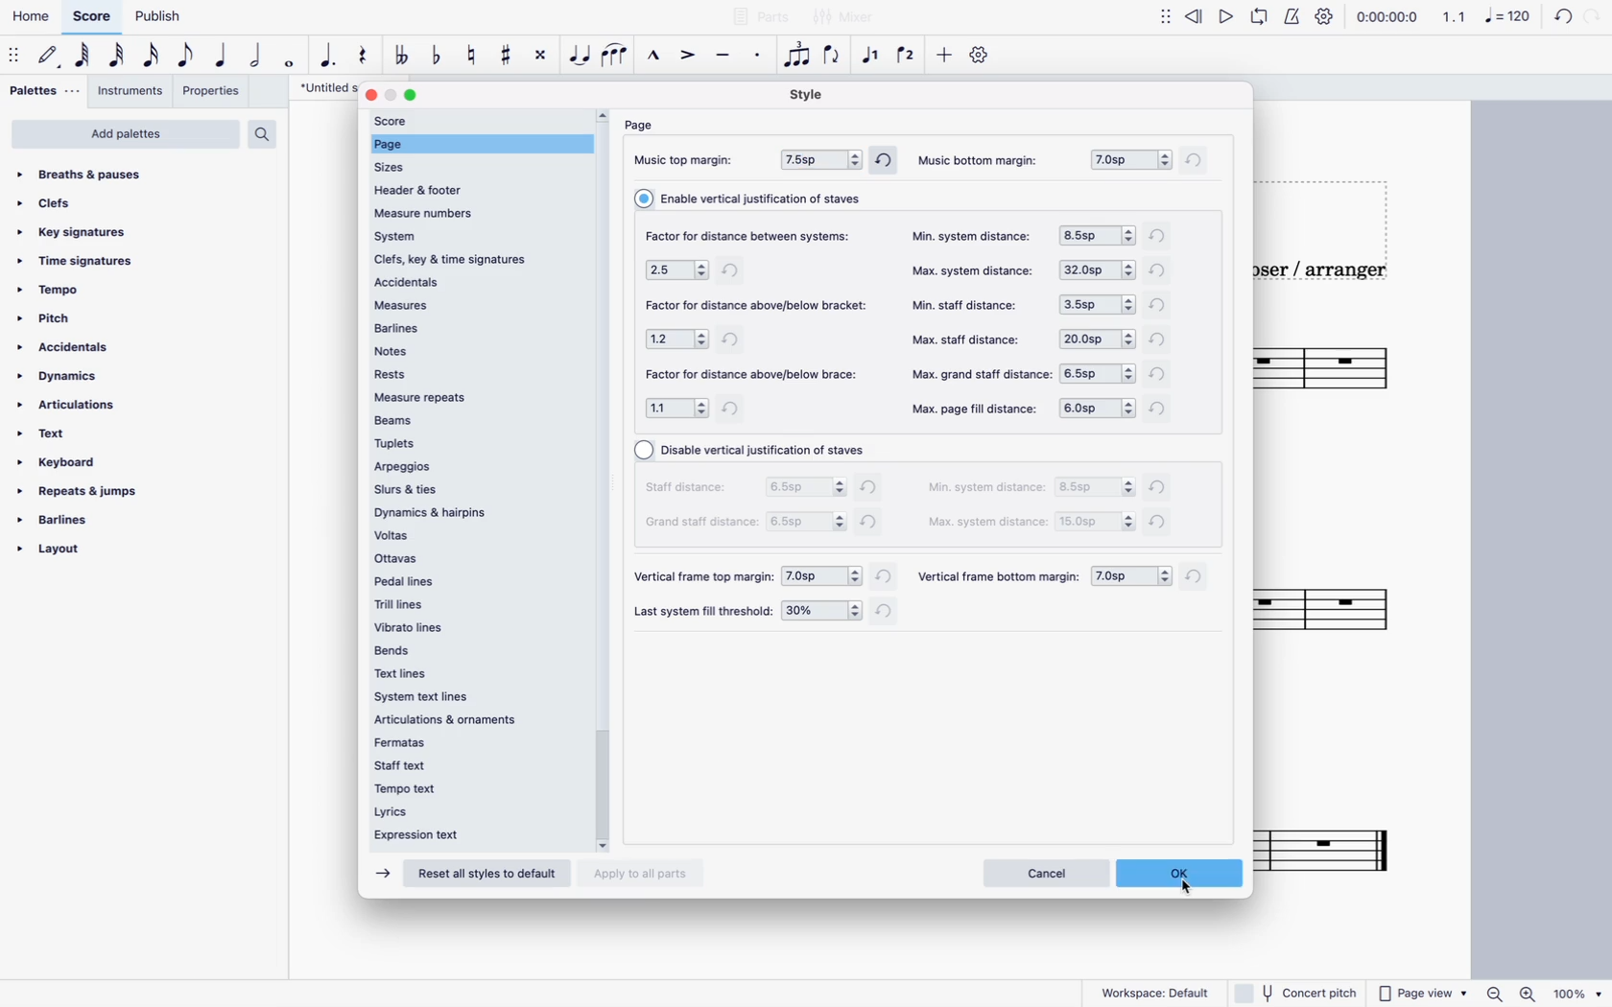 The width and height of the screenshot is (1612, 1007). I want to click on 16th note, so click(150, 58).